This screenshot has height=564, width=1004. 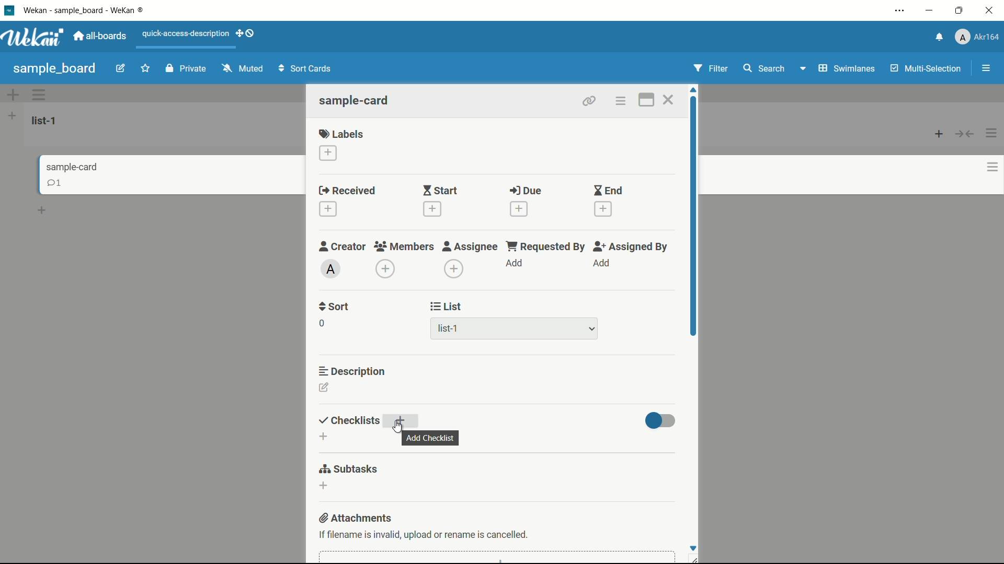 What do you see at coordinates (994, 131) in the screenshot?
I see `options` at bounding box center [994, 131].